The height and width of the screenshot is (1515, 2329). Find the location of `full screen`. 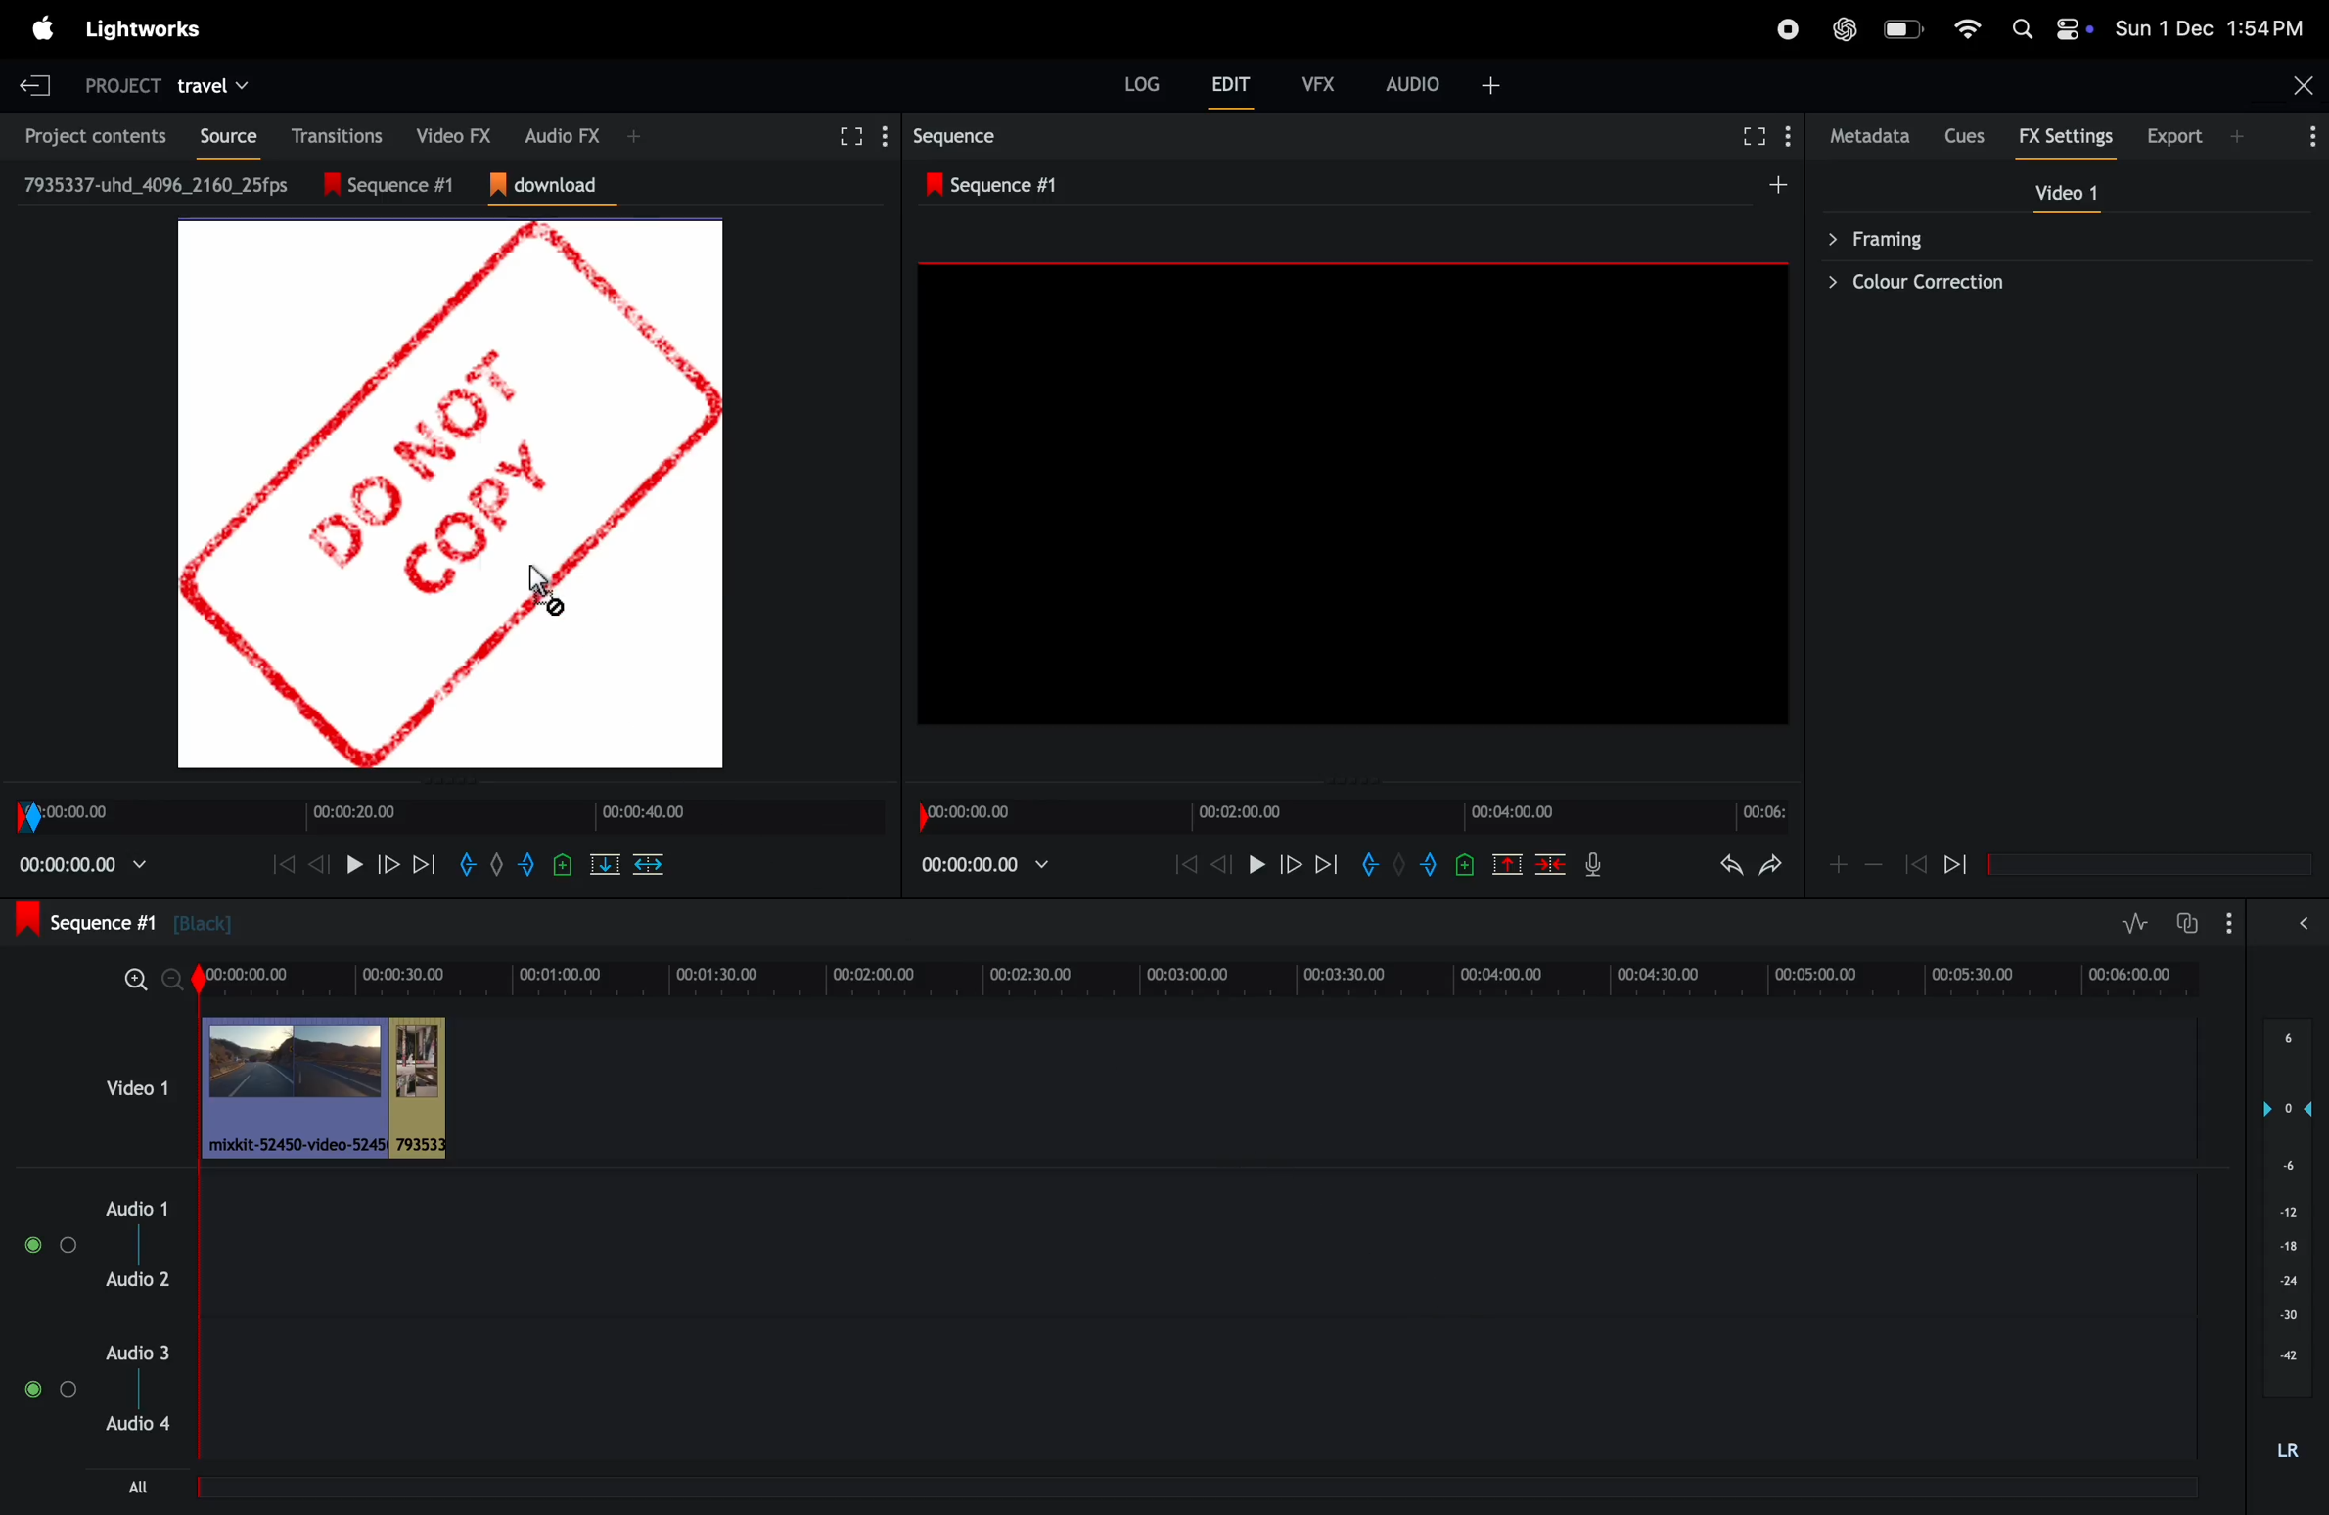

full screen is located at coordinates (1755, 136).